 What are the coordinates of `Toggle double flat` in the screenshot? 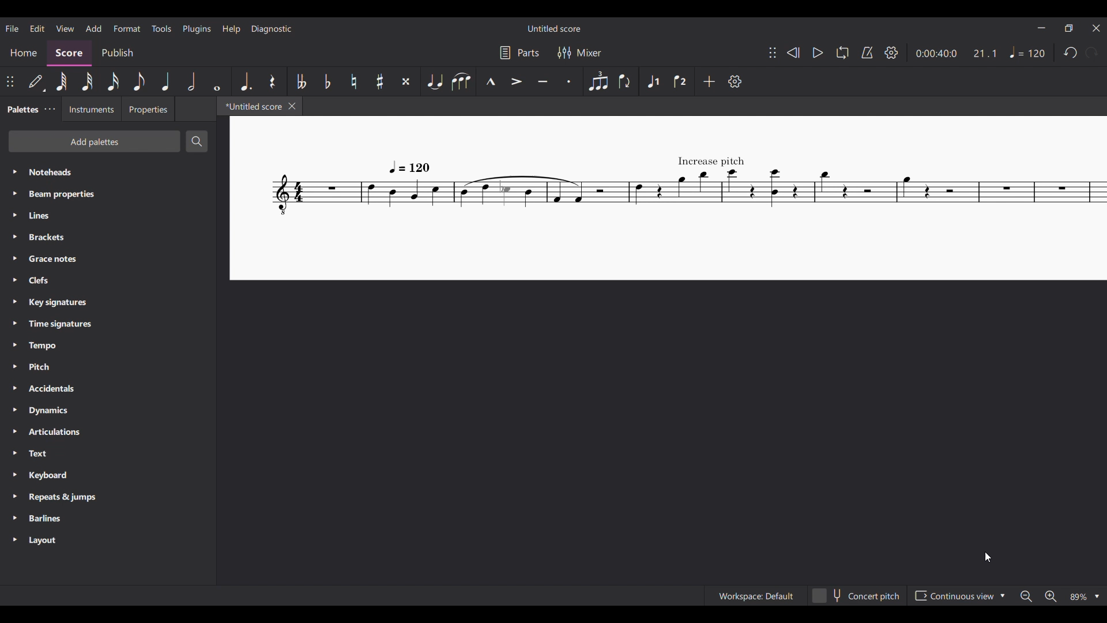 It's located at (300, 81).